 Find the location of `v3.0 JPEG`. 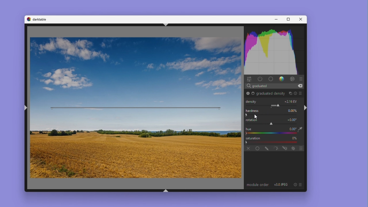

v3.0 JPEG is located at coordinates (281, 185).